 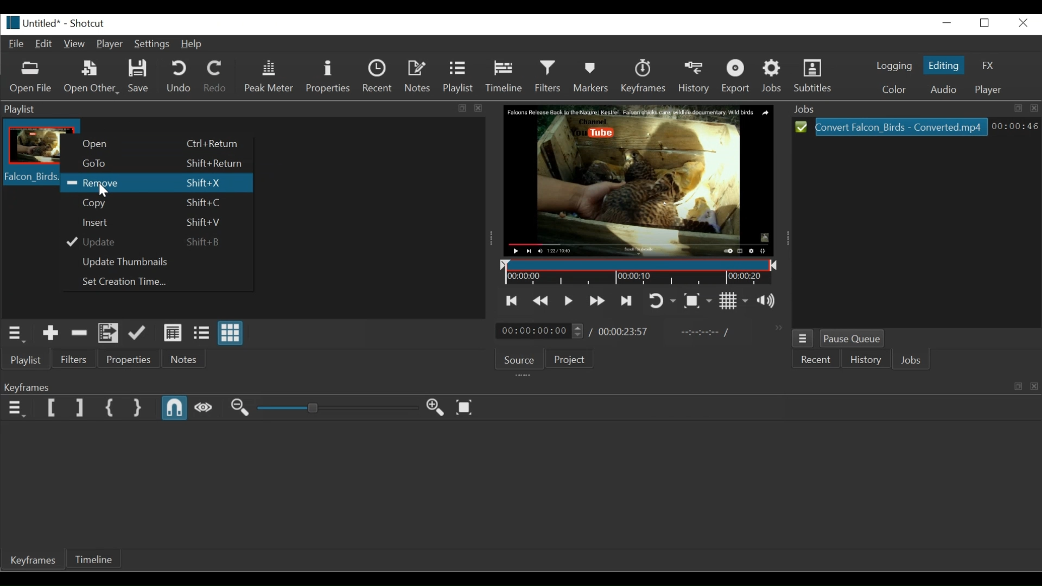 I want to click on Settings, so click(x=151, y=45).